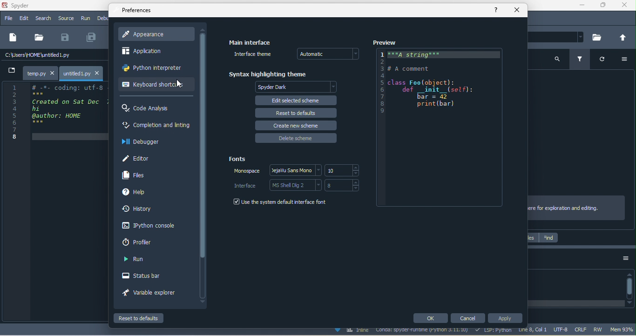 This screenshot has width=636, height=336. I want to click on syntax highlighting theme, so click(269, 73).